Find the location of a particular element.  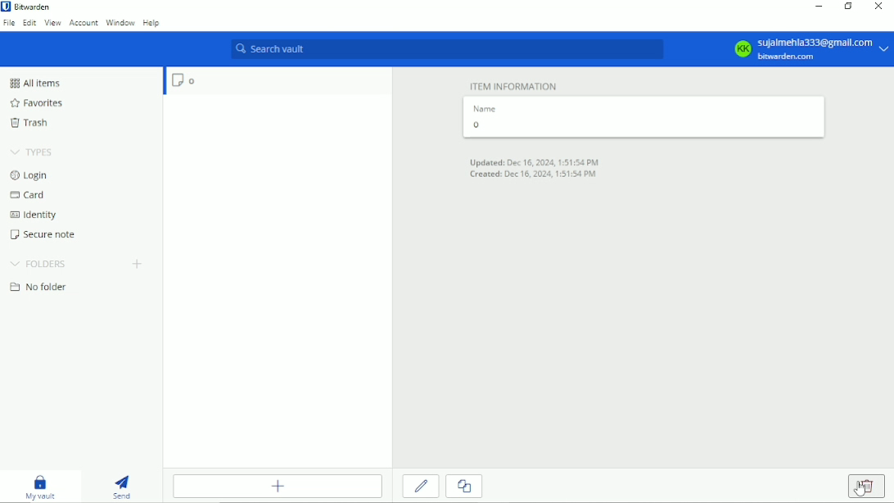

Send is located at coordinates (120, 487).